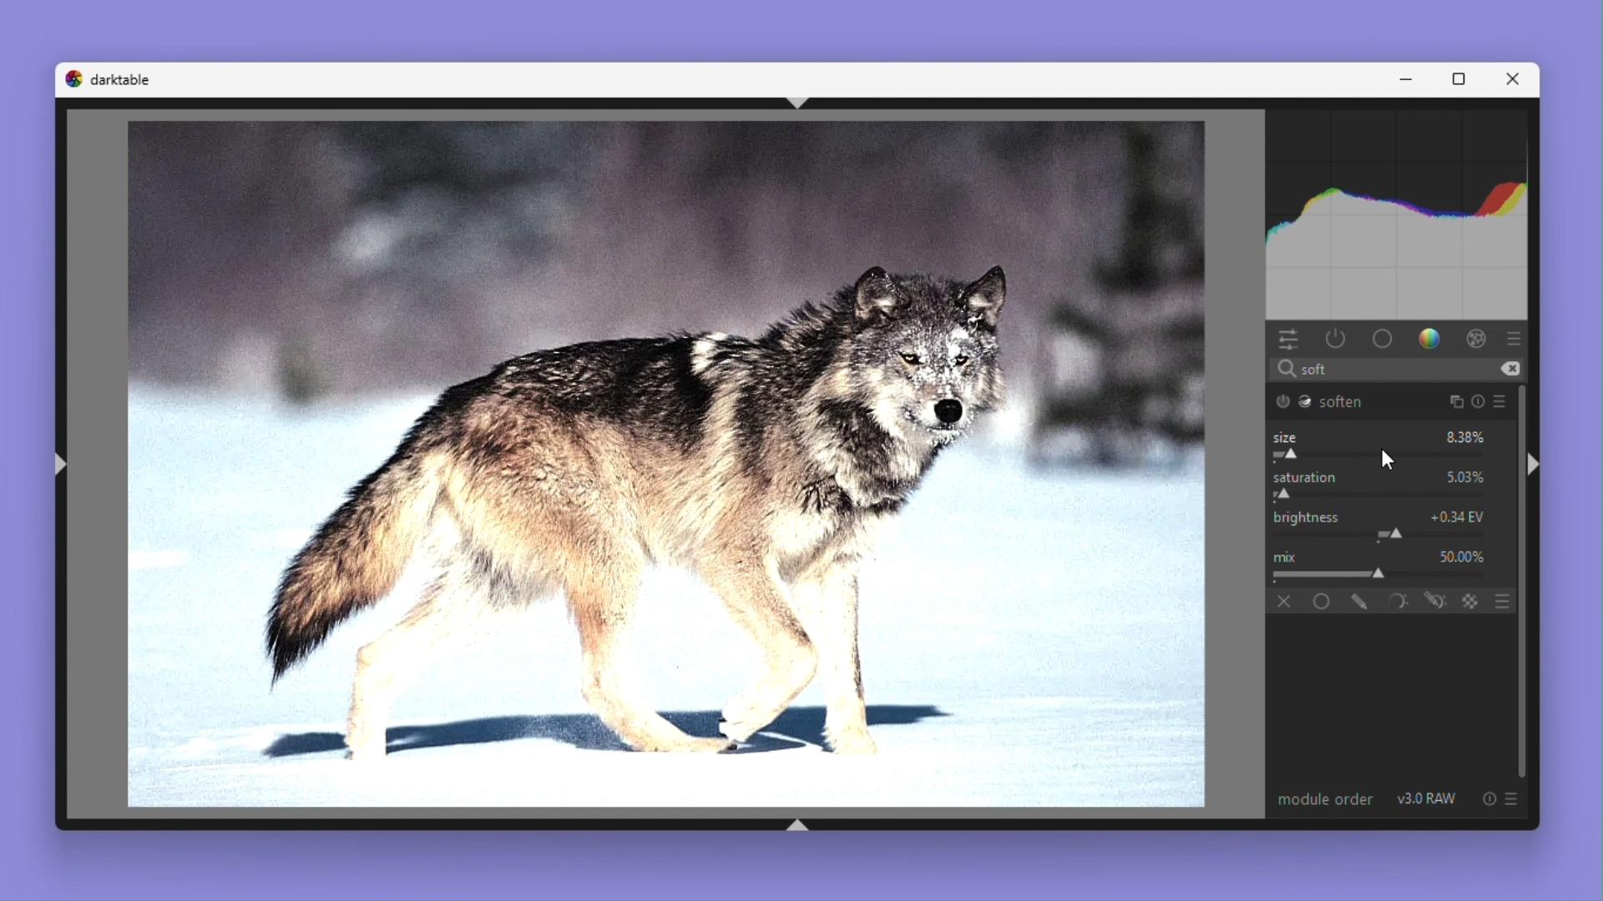 The image size is (1603, 901). Describe the element at coordinates (1462, 554) in the screenshot. I see `Value ` at that location.